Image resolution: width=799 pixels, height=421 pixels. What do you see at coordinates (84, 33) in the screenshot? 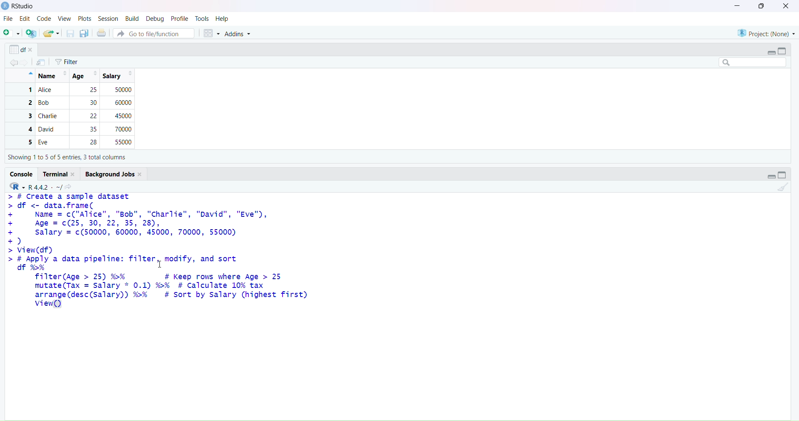
I see `save all open documents` at bounding box center [84, 33].